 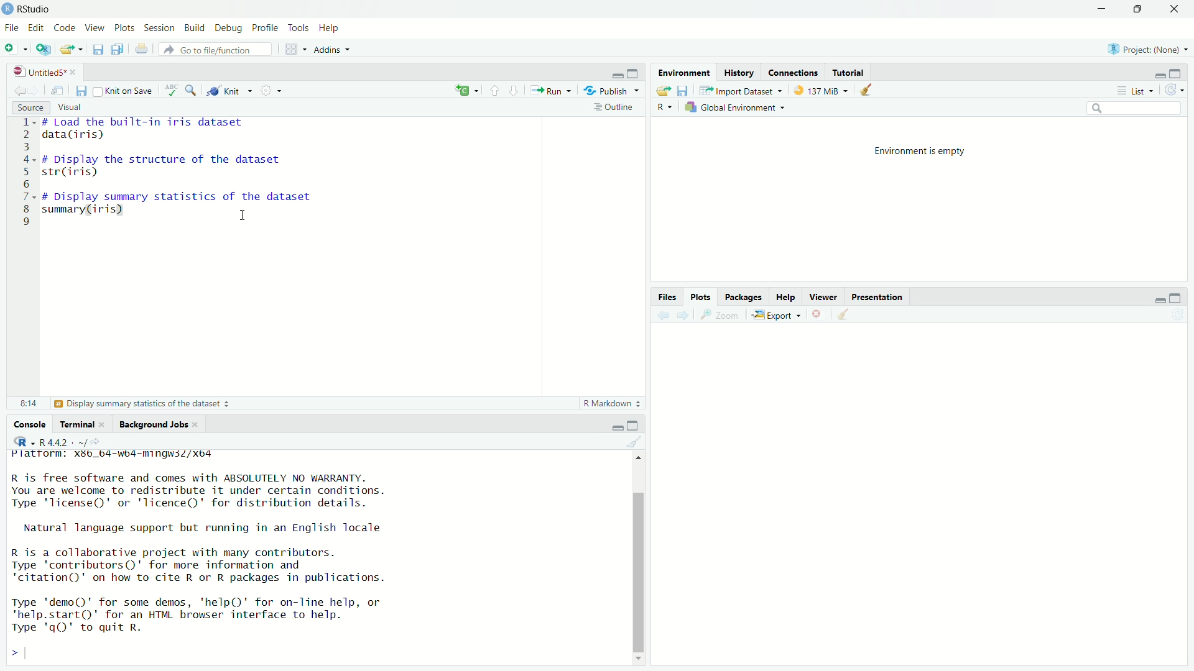 I want to click on Settings, so click(x=275, y=90).